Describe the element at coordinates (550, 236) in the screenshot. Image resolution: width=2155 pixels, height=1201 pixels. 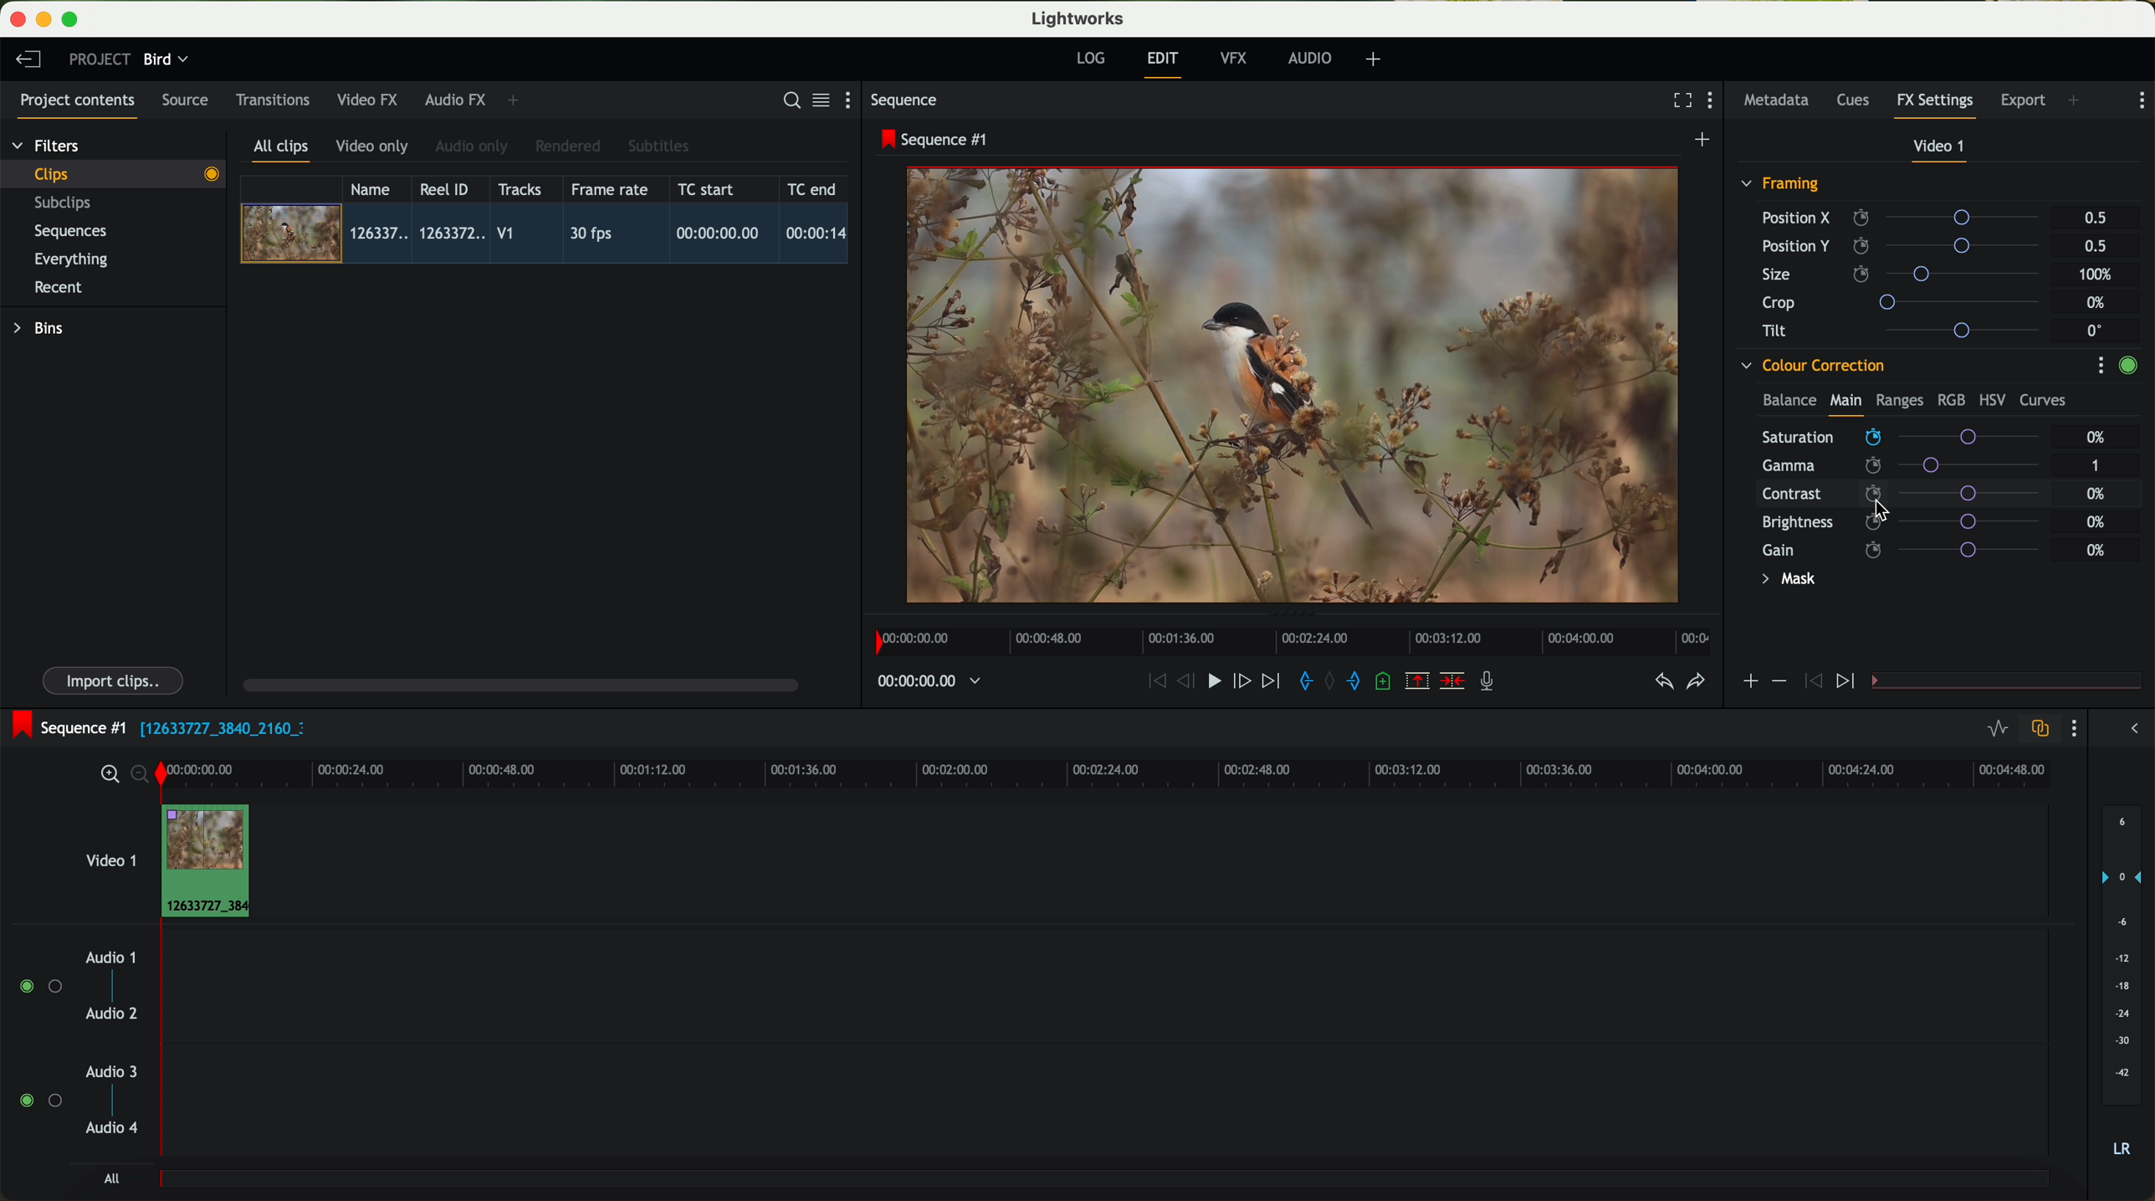
I see `click on video` at that location.